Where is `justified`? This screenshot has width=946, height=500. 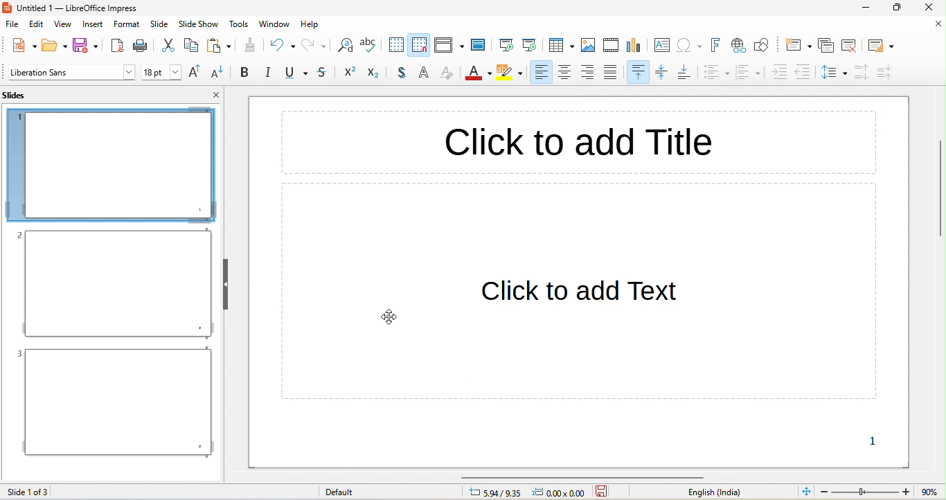
justified is located at coordinates (615, 73).